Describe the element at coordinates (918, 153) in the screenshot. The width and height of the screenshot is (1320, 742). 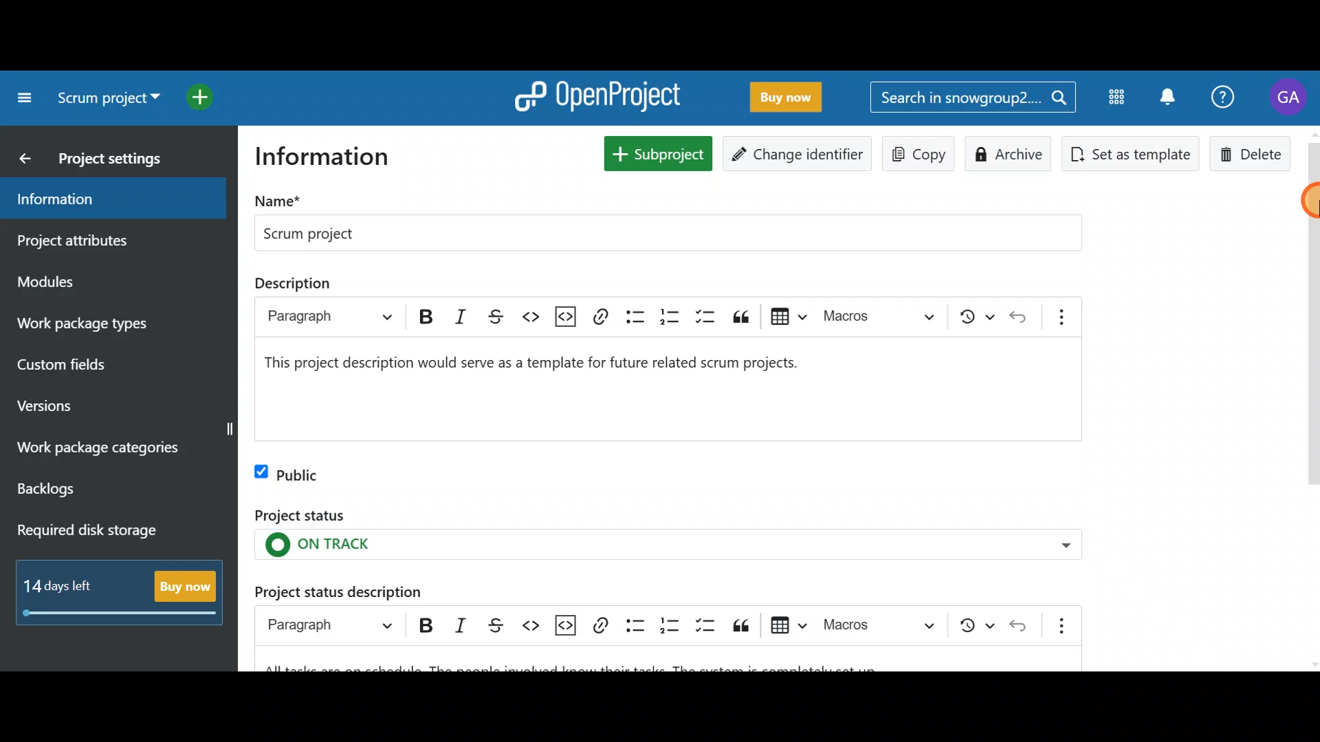
I see `Copy` at that location.